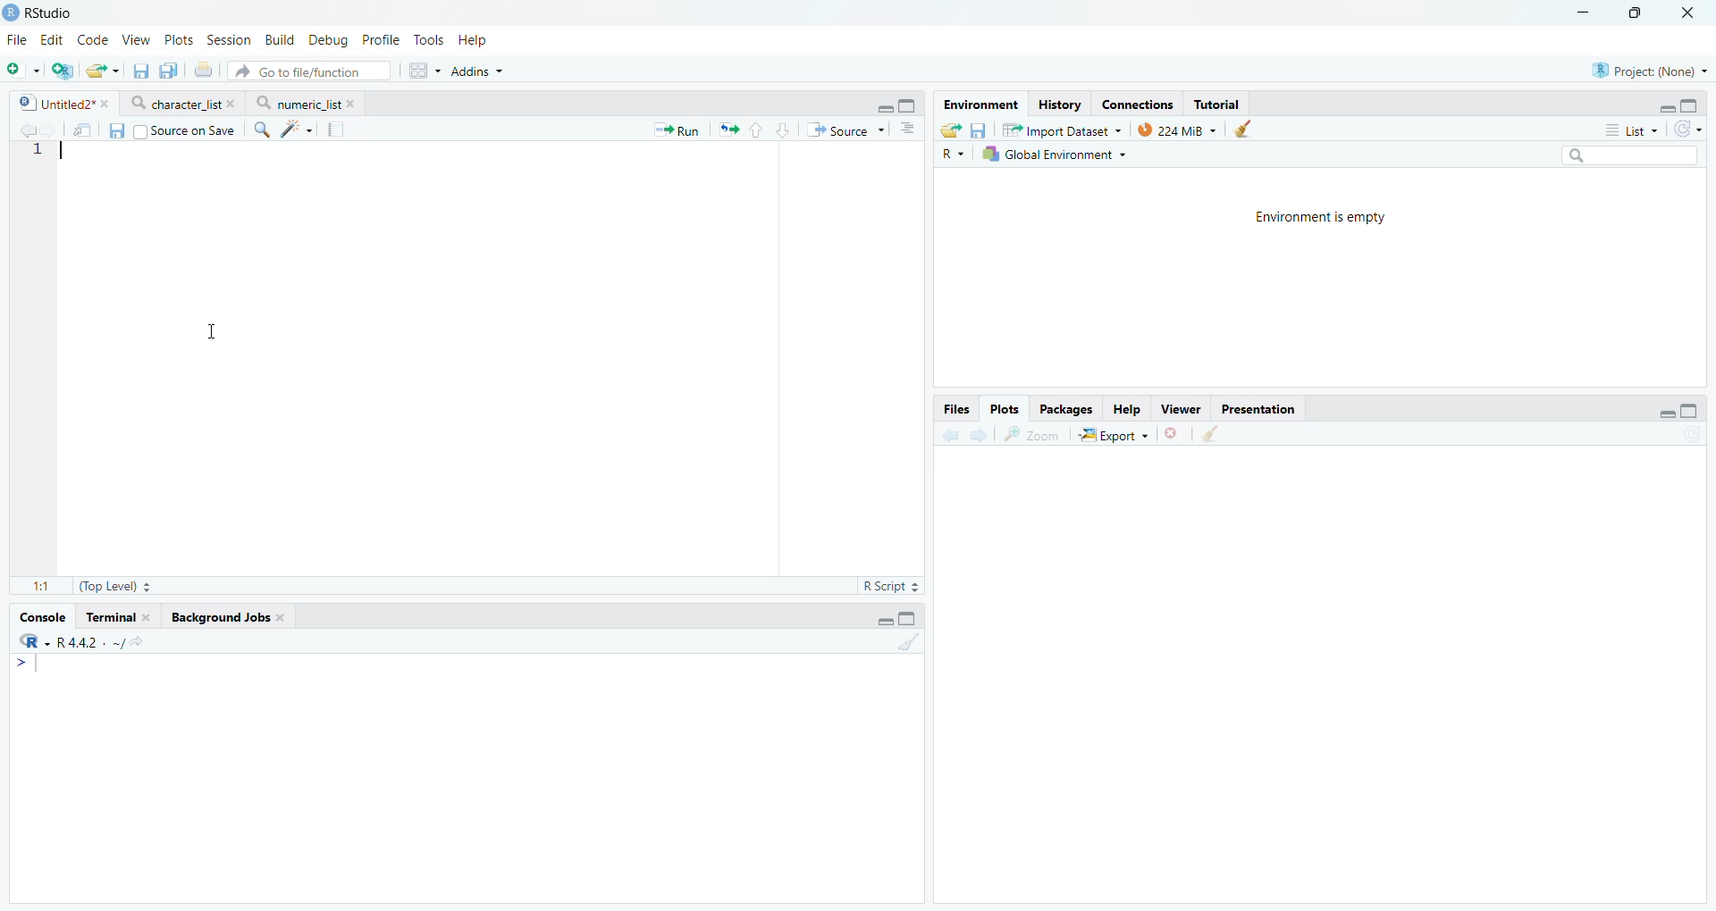 The image size is (1716, 911). I want to click on (Top Level), so click(114, 587).